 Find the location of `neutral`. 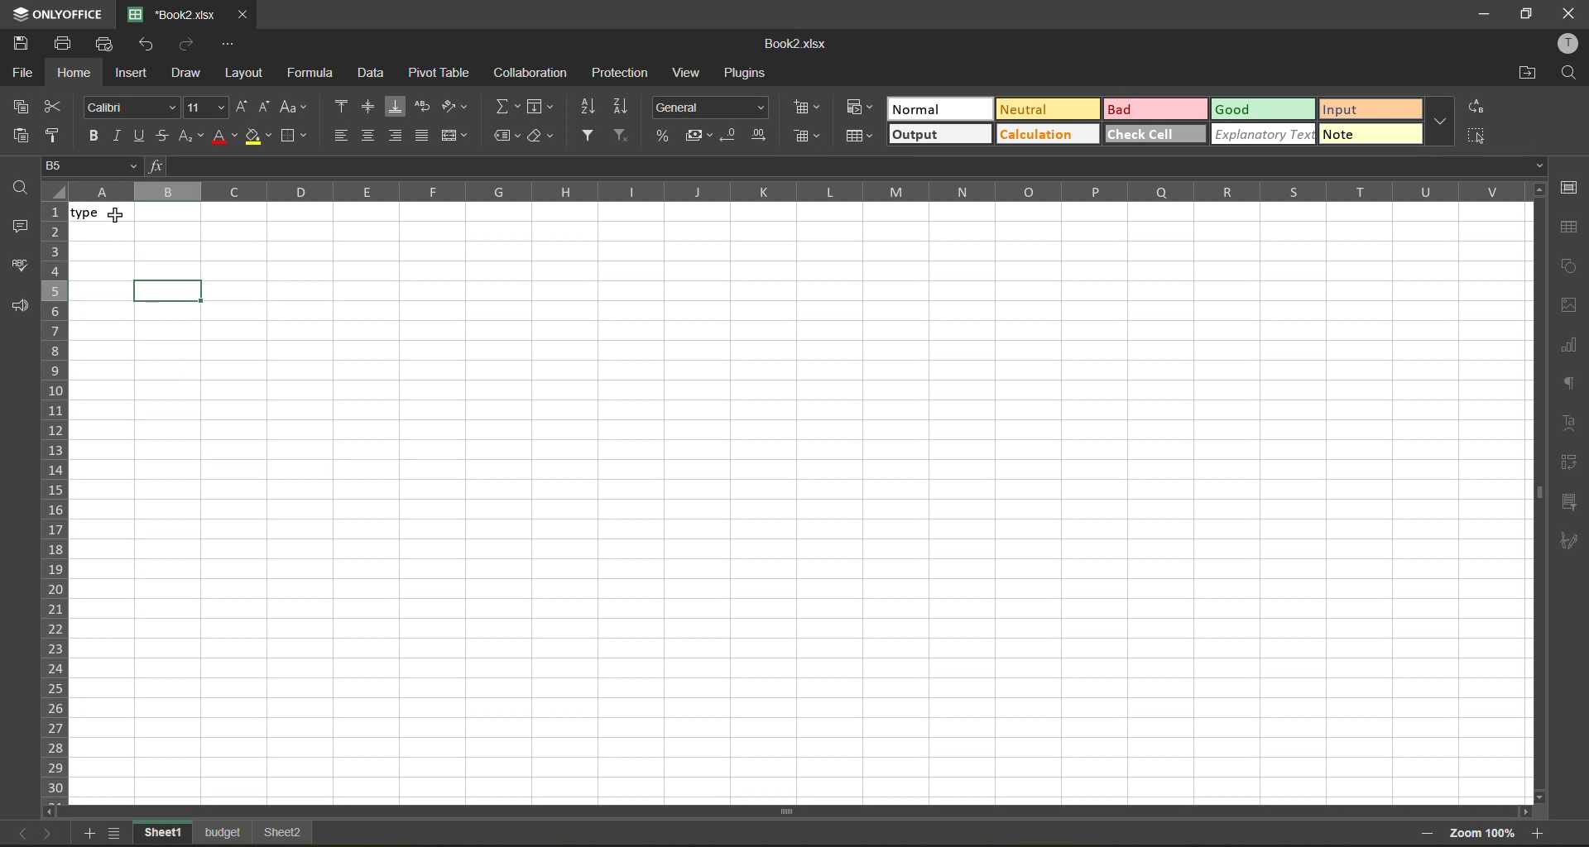

neutral is located at coordinates (1045, 112).